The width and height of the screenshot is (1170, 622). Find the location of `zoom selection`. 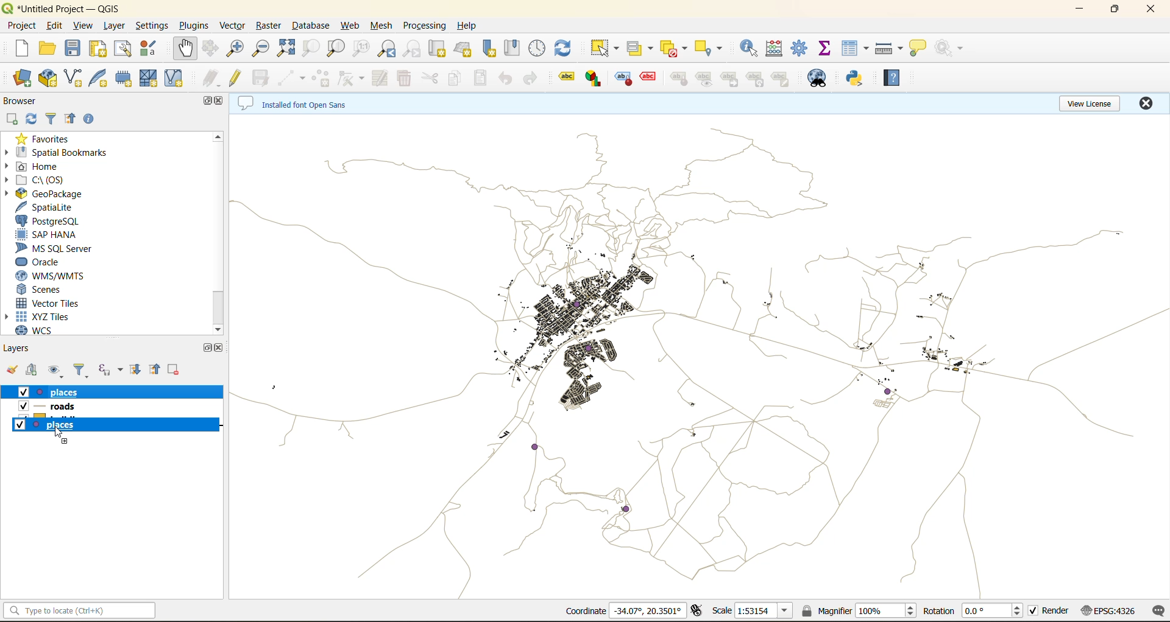

zoom selection is located at coordinates (311, 49).